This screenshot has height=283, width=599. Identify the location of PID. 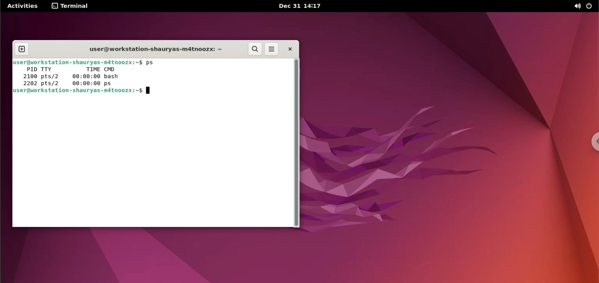
(31, 69).